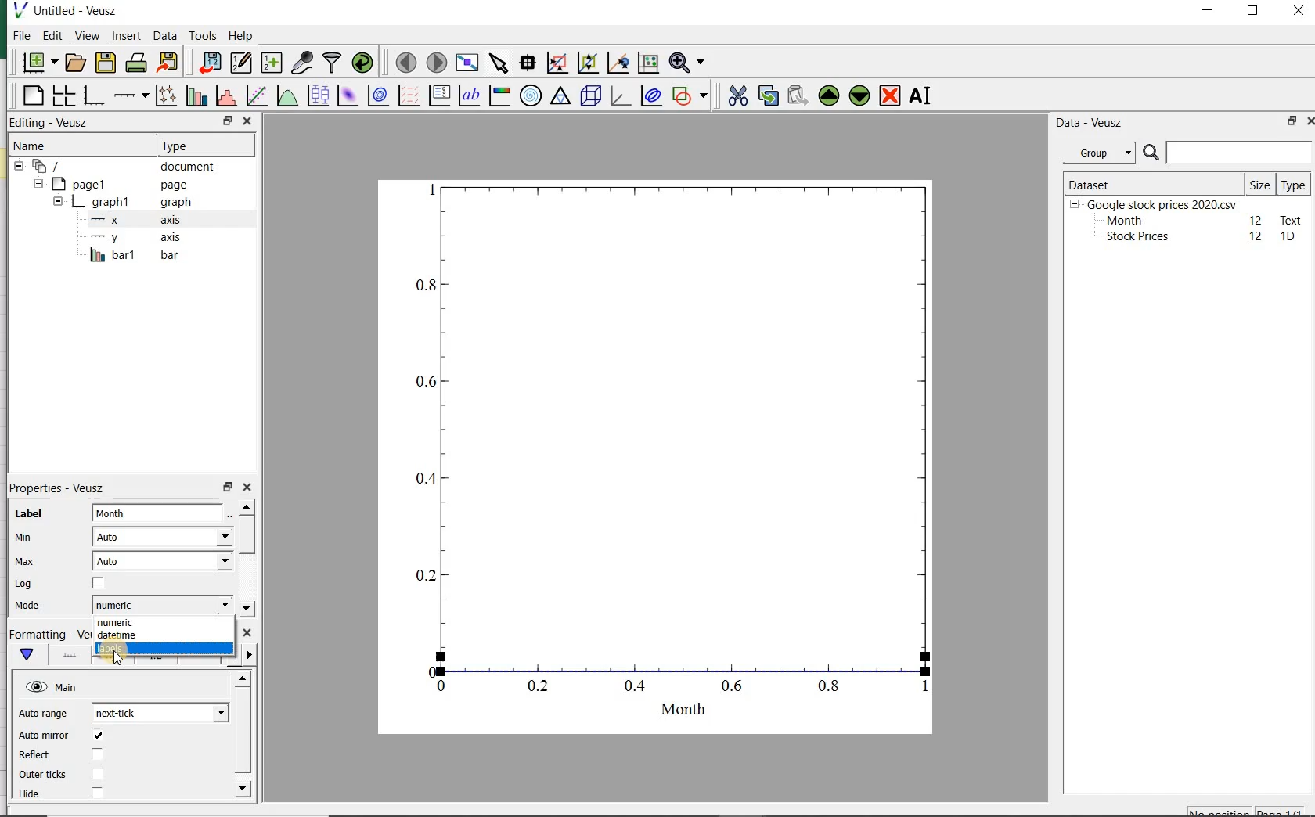  I want to click on filter data, so click(333, 62).